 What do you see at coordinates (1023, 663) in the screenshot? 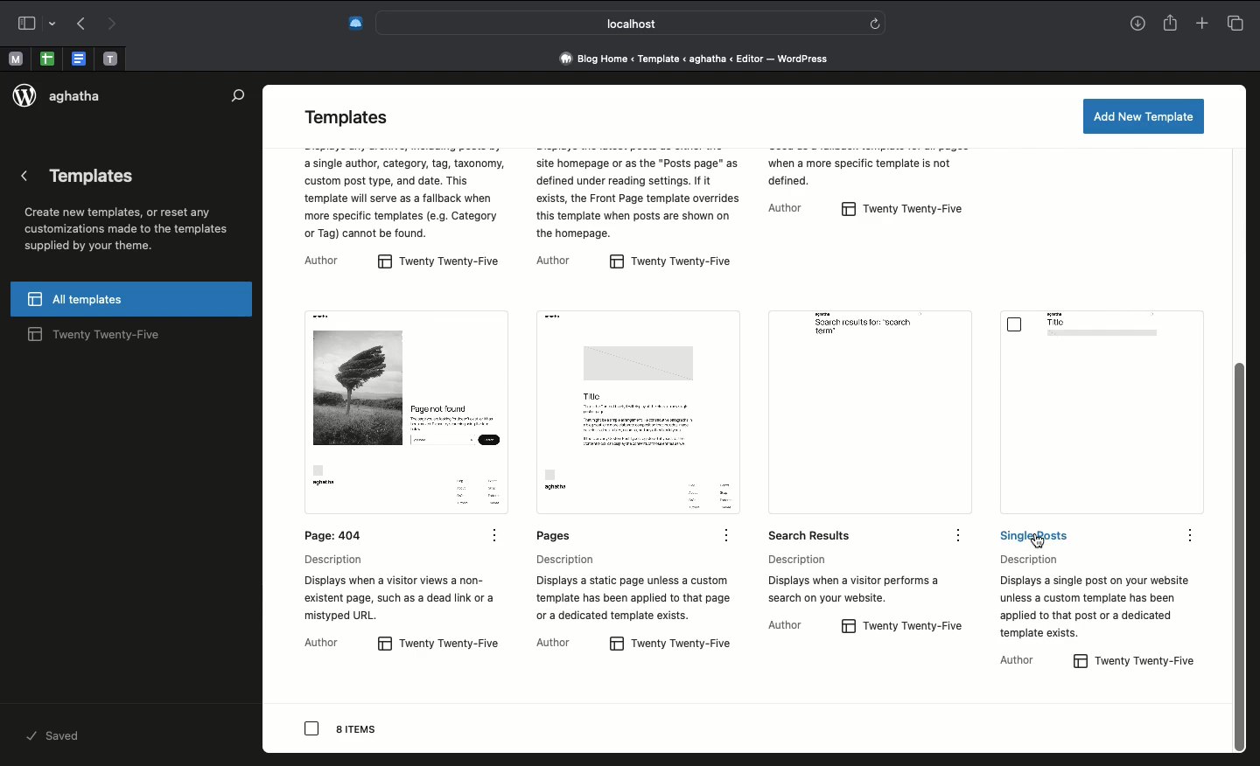
I see `Author` at bounding box center [1023, 663].